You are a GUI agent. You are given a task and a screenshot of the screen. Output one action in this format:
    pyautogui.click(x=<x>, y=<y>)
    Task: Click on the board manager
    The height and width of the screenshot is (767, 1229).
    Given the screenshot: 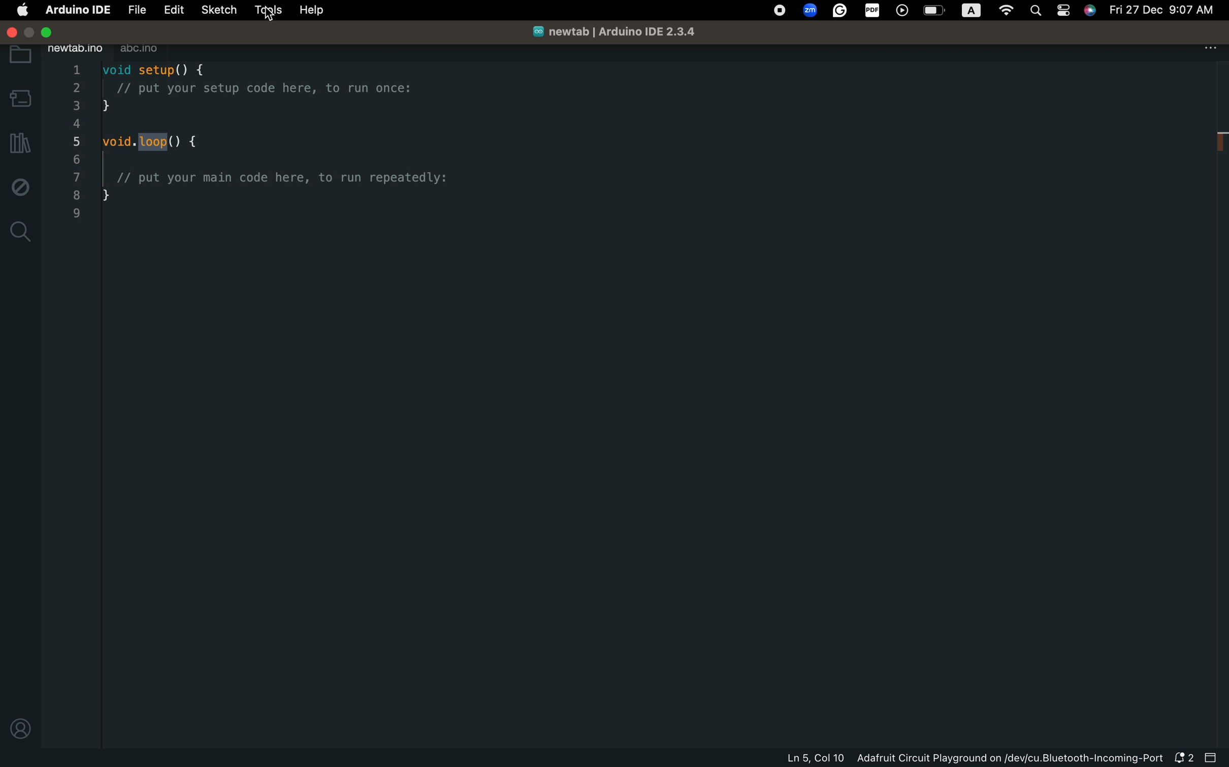 What is the action you would take?
    pyautogui.click(x=19, y=98)
    